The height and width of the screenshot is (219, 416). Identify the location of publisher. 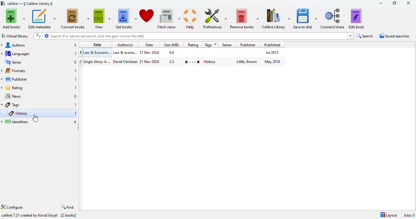
(15, 79).